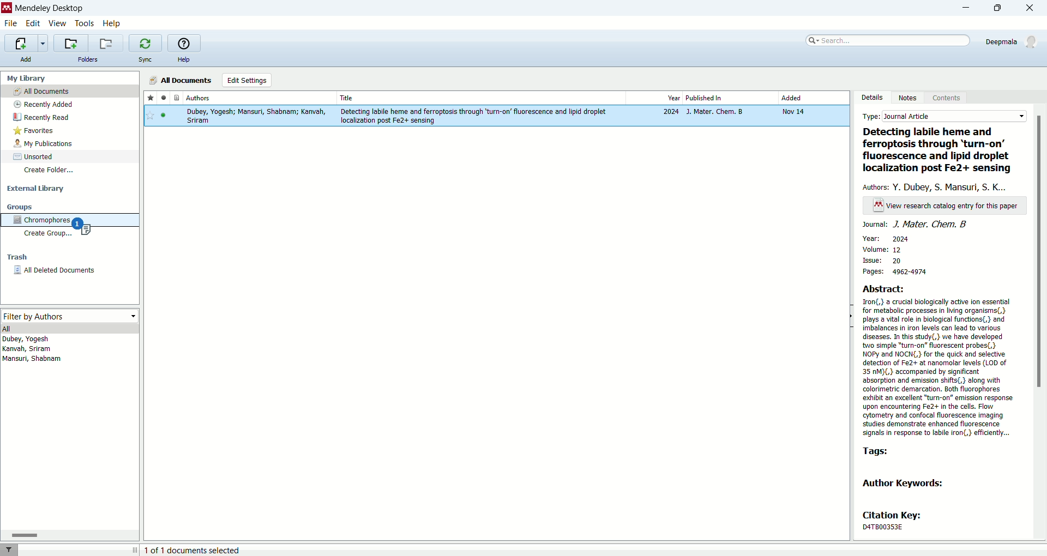  What do you see at coordinates (34, 131) in the screenshot?
I see `favorites` at bounding box center [34, 131].